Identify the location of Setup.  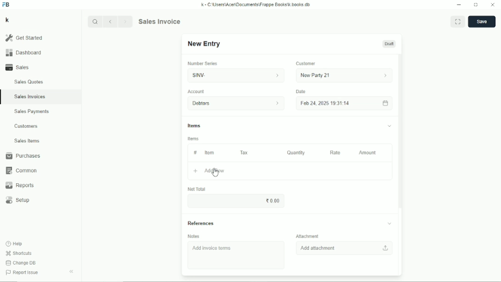
(19, 200).